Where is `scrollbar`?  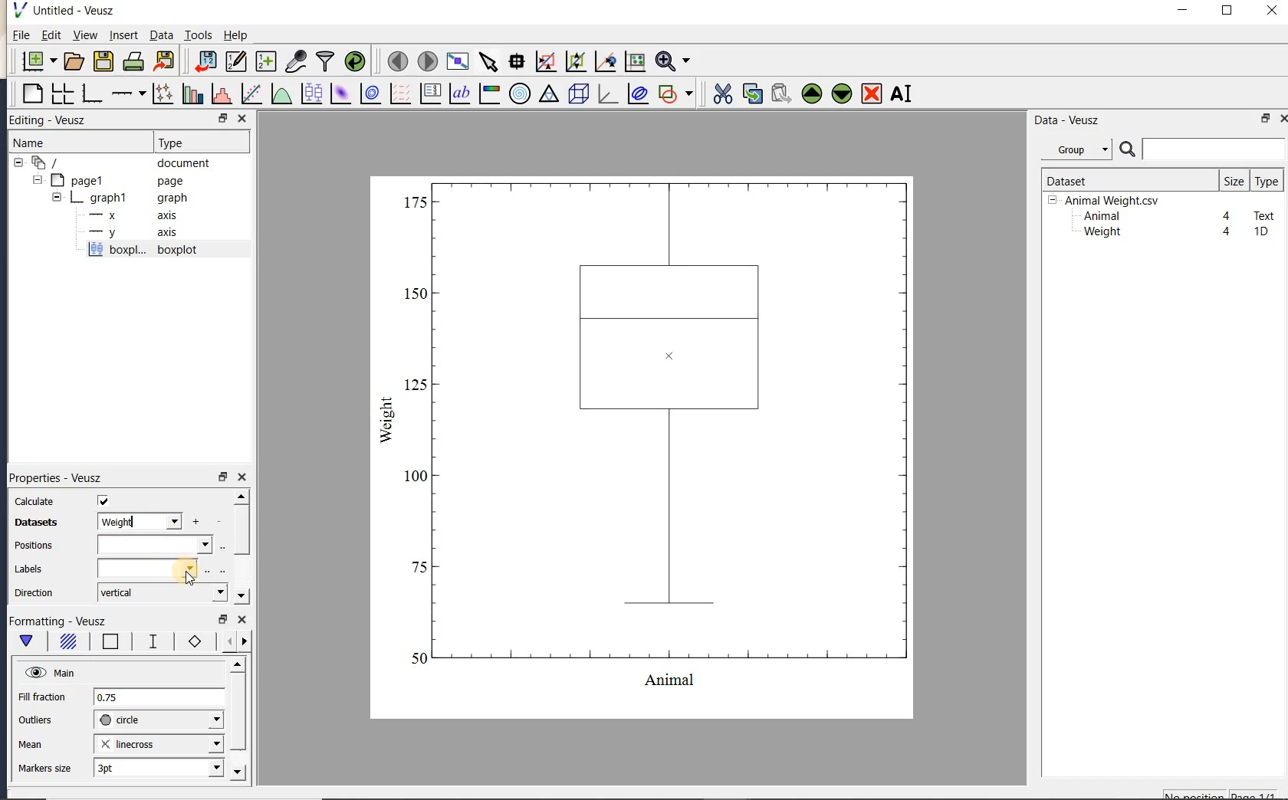 scrollbar is located at coordinates (237, 720).